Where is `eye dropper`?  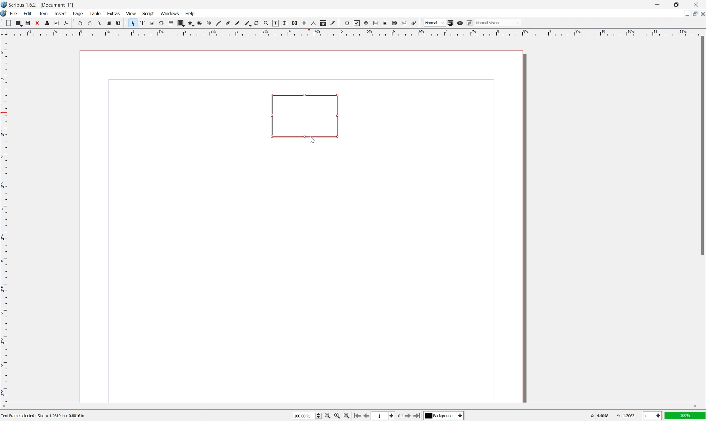 eye dropper is located at coordinates (334, 23).